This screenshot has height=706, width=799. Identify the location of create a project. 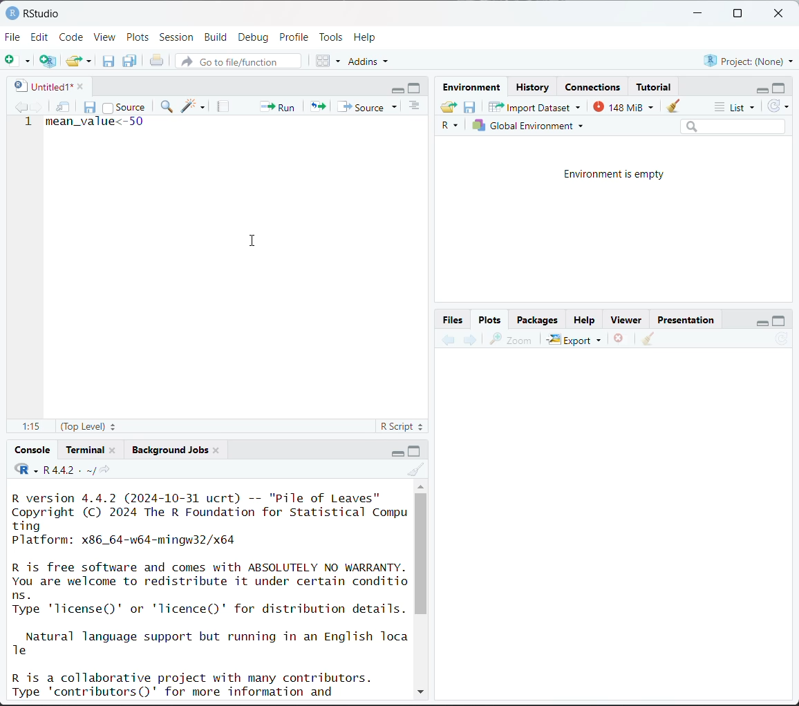
(48, 61).